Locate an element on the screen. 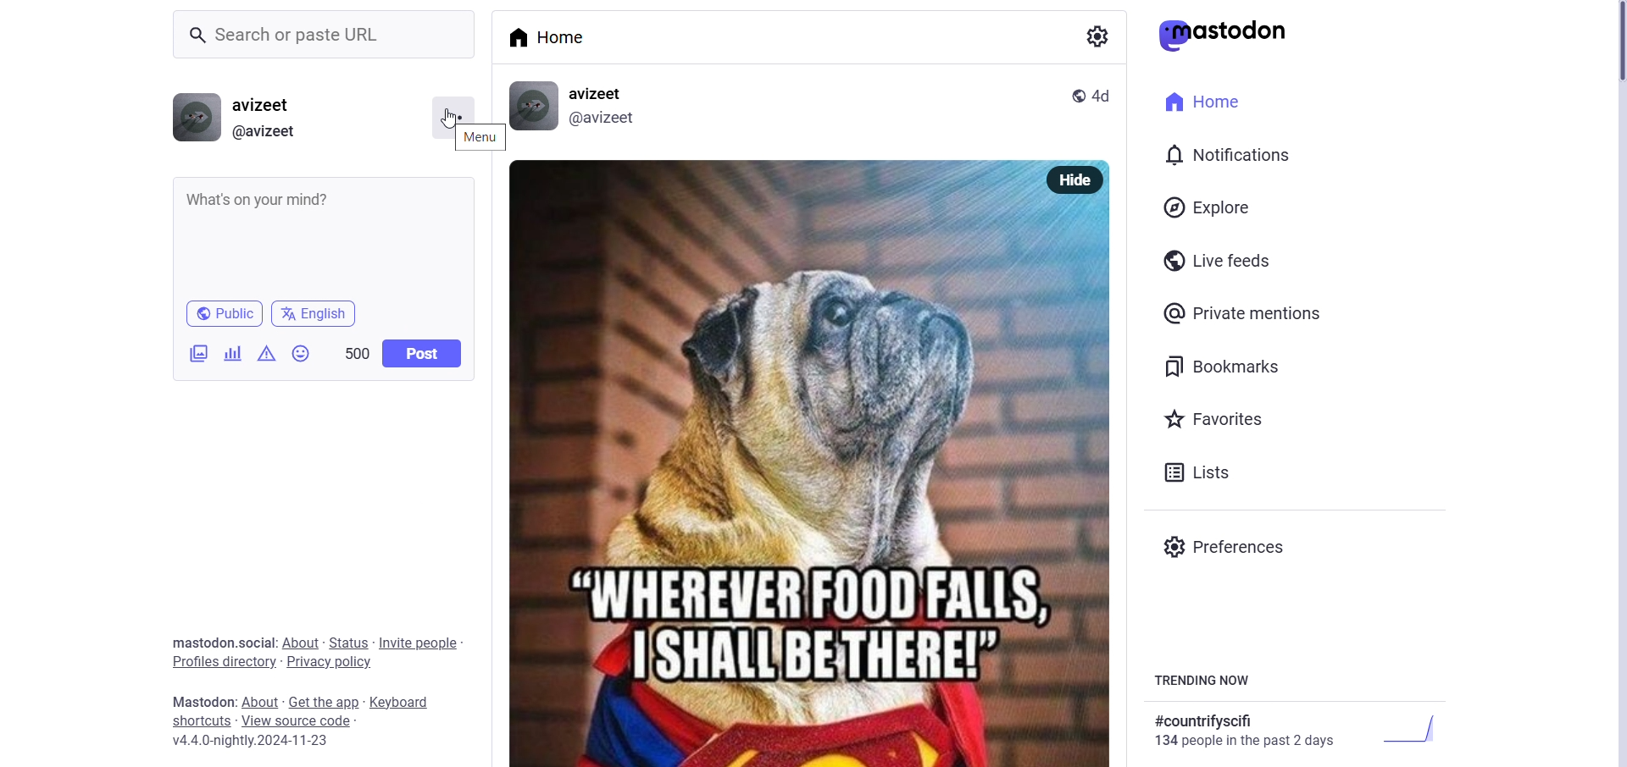 This screenshot has height=767, width=1627. mastodon is located at coordinates (205, 703).